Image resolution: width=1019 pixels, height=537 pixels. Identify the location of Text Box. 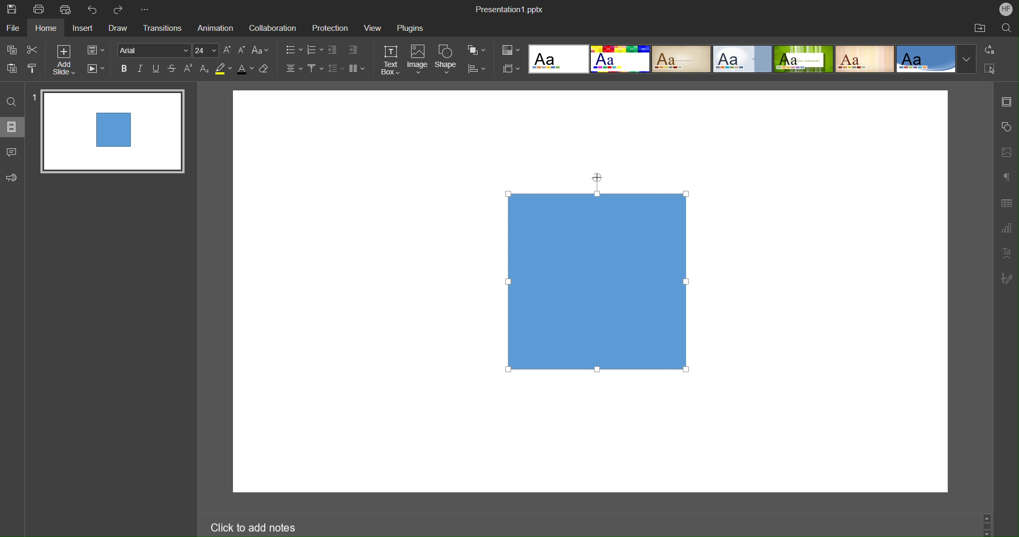
(392, 60).